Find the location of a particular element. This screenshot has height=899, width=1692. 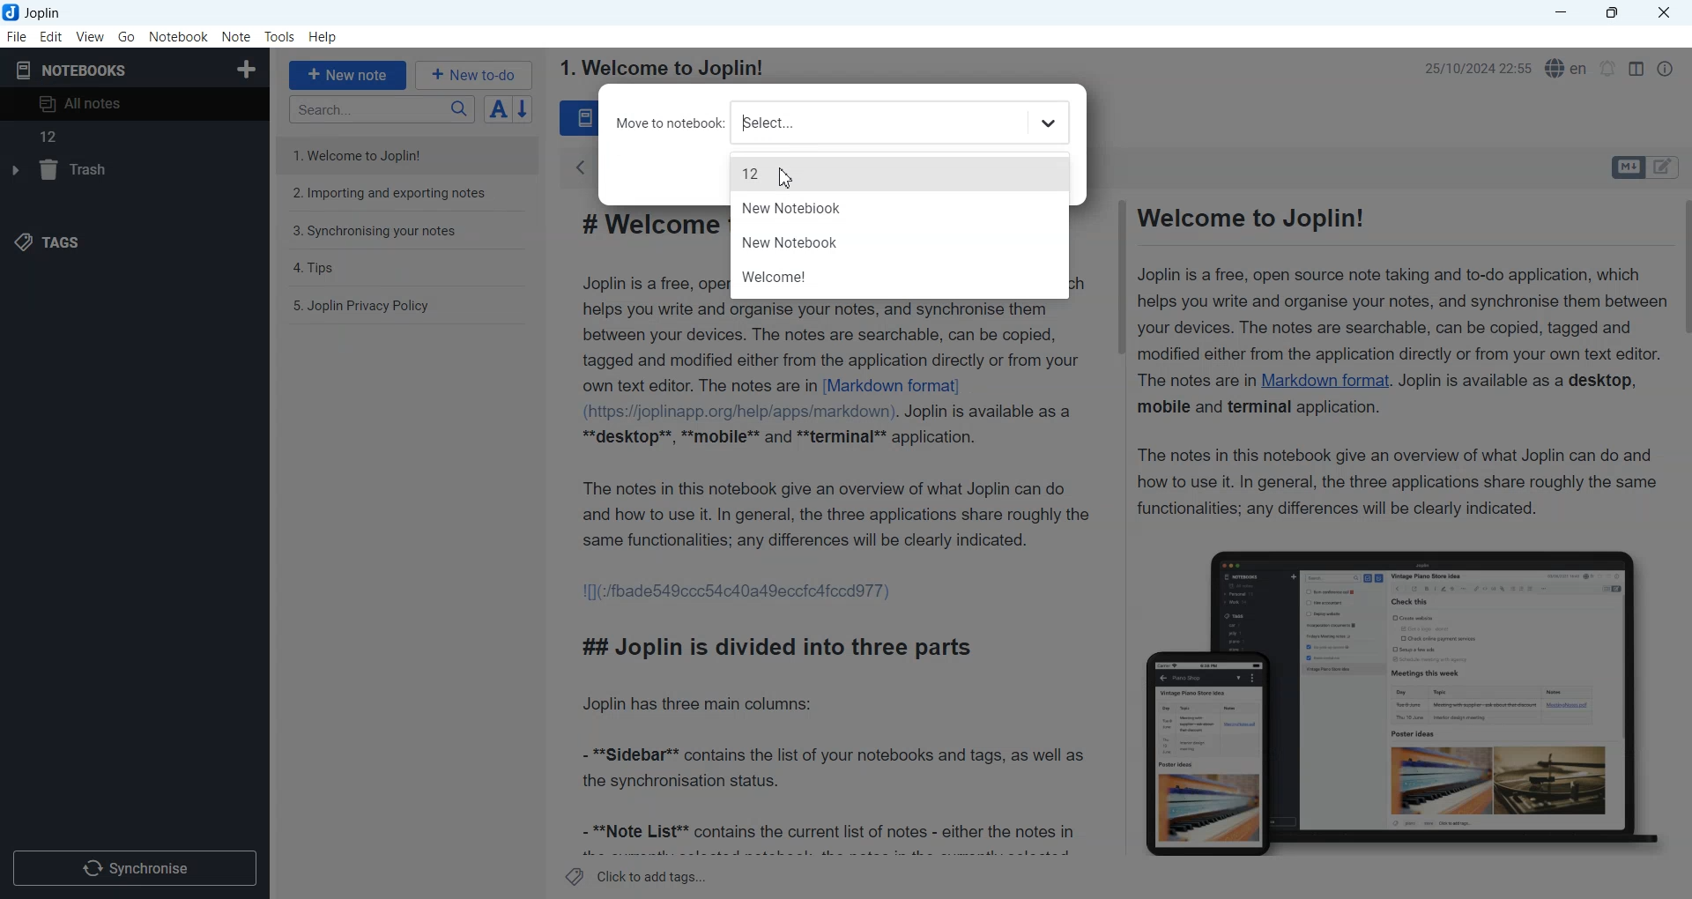

Toggle editors is located at coordinates (1627, 167).